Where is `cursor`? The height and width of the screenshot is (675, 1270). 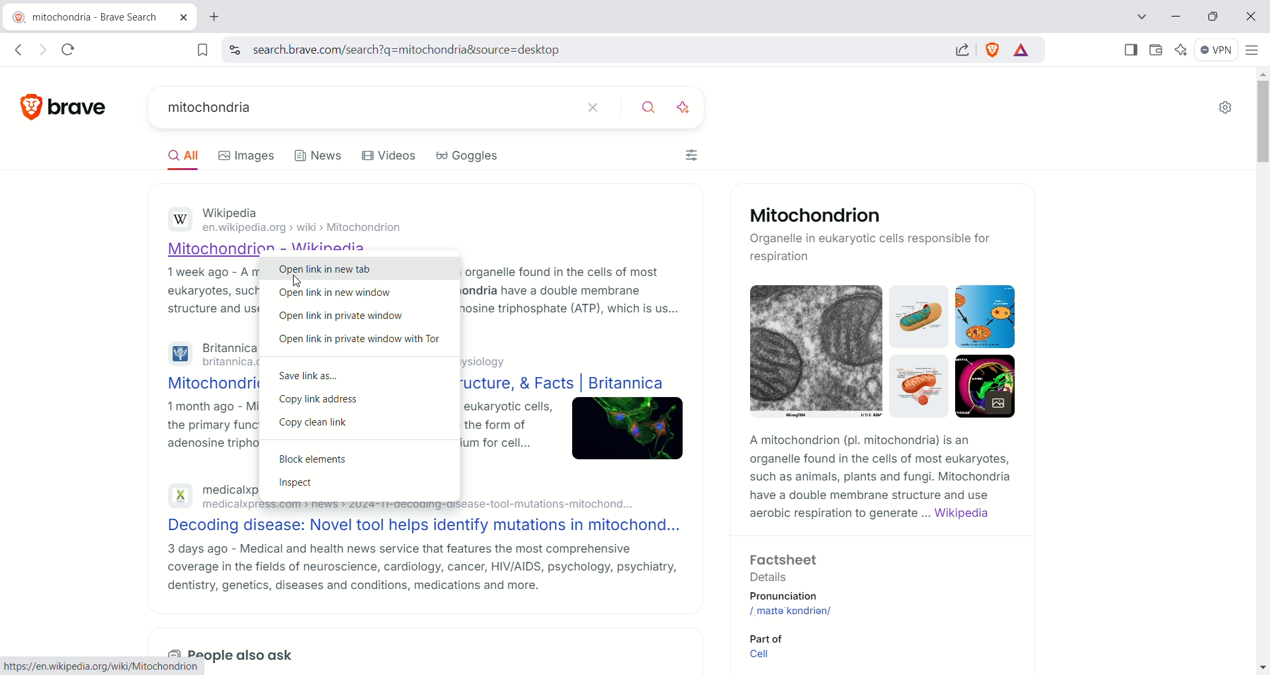 cursor is located at coordinates (296, 281).